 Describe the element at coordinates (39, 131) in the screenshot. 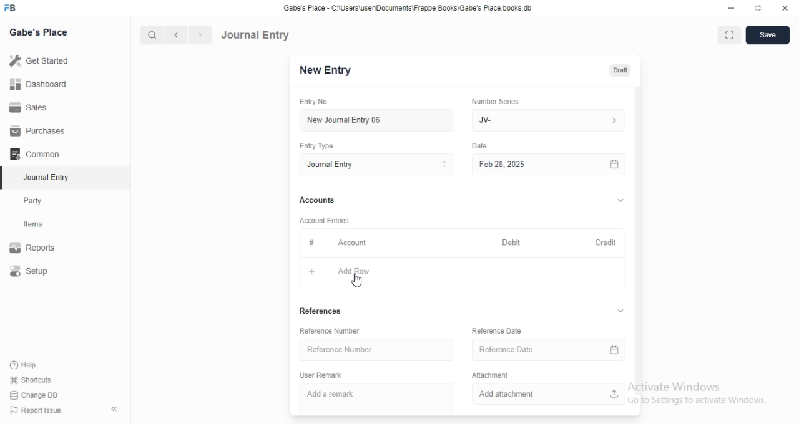

I see `Purchases` at that location.